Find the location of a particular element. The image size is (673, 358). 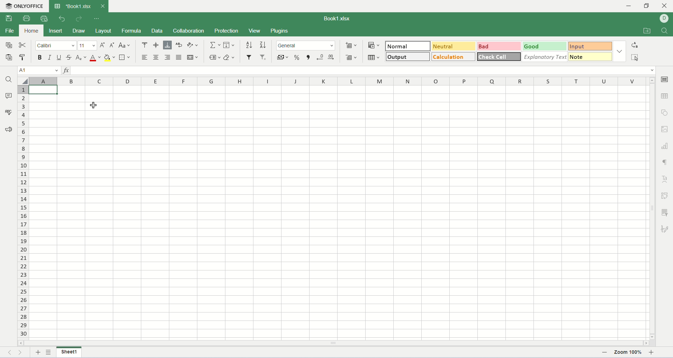

select all is located at coordinates (22, 81).